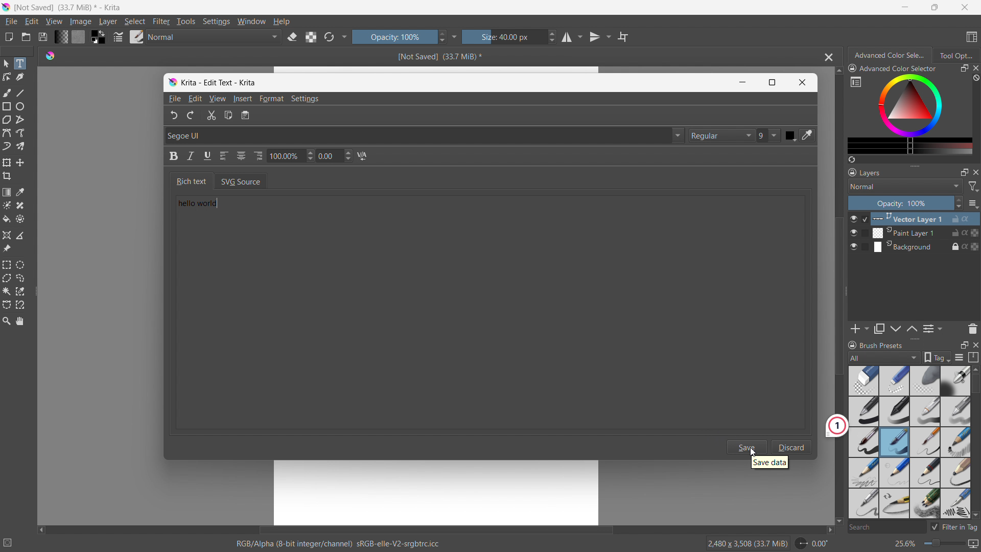 The image size is (981, 552). I want to click on new, so click(9, 37).